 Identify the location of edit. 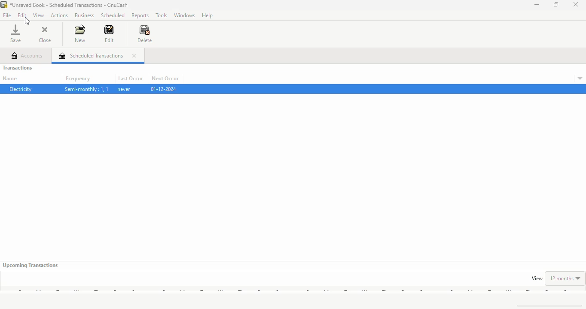
(109, 33).